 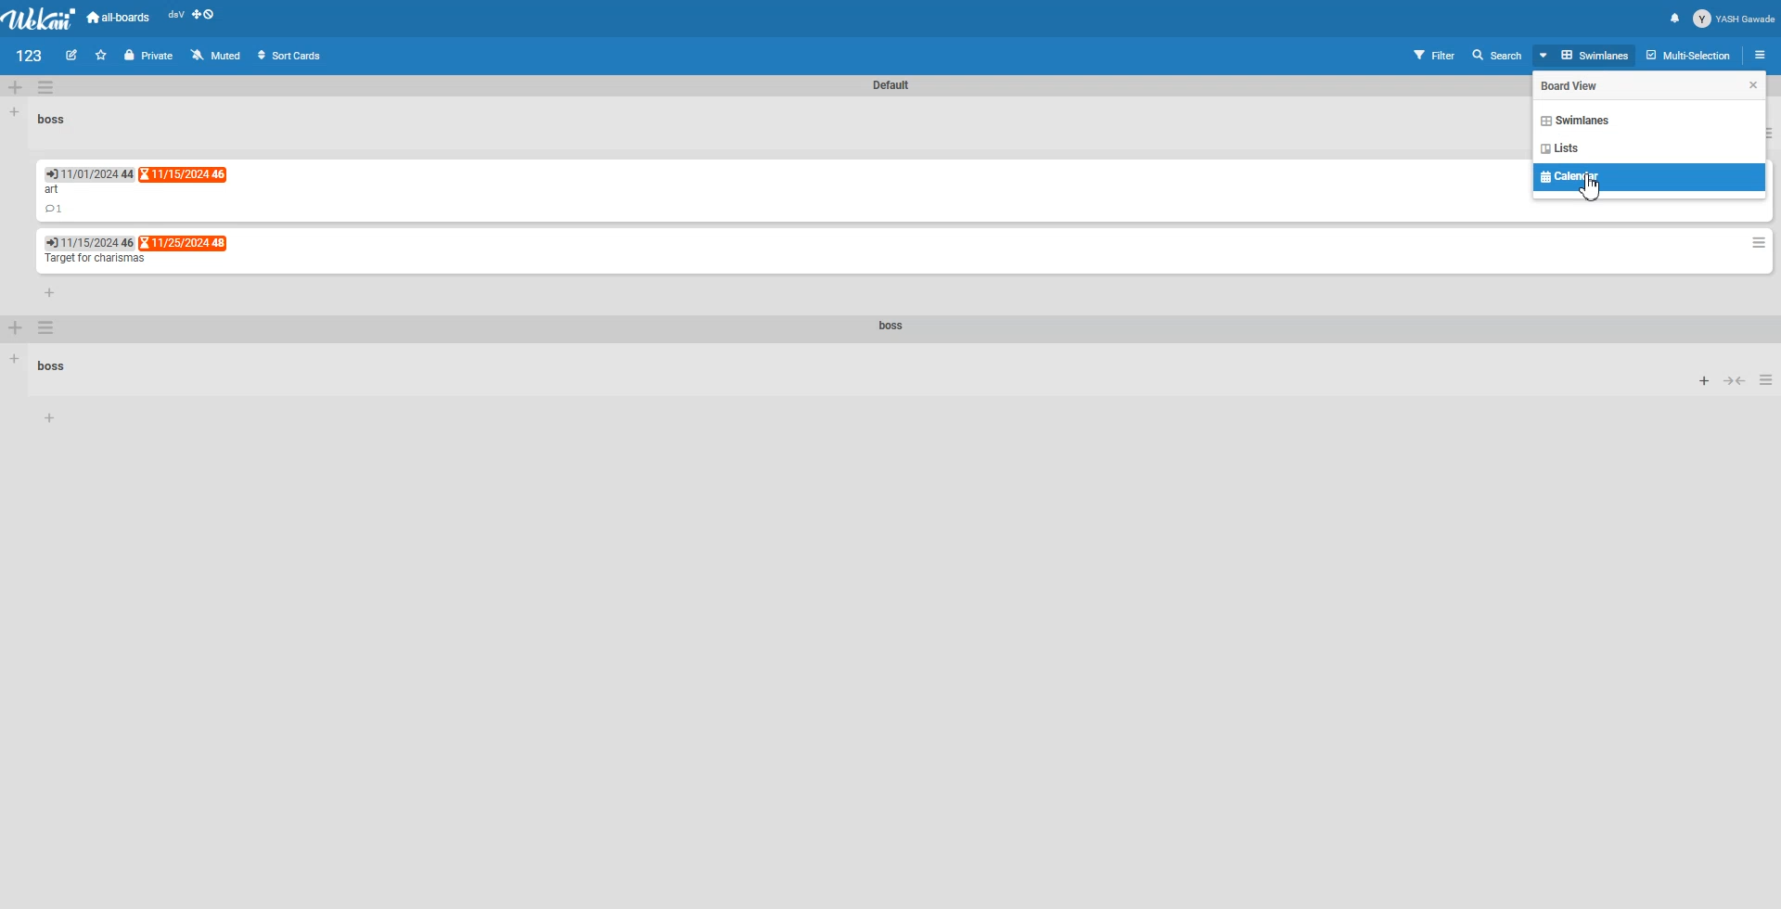 What do you see at coordinates (184, 175) in the screenshot?
I see `End date` at bounding box center [184, 175].